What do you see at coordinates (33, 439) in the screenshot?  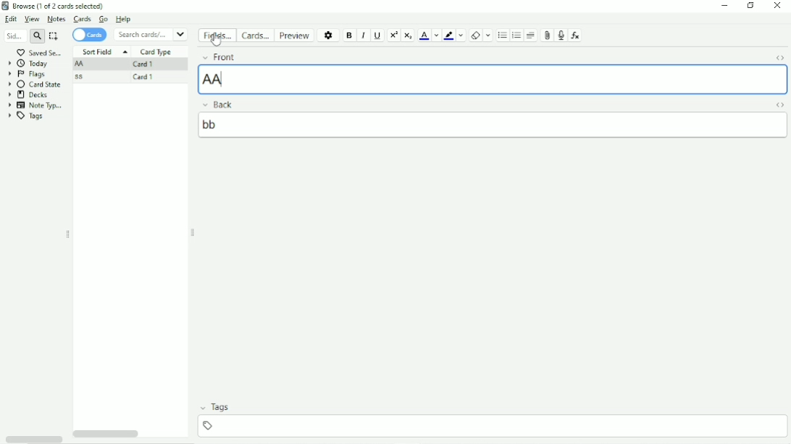 I see `Horizontal scrollbar` at bounding box center [33, 439].